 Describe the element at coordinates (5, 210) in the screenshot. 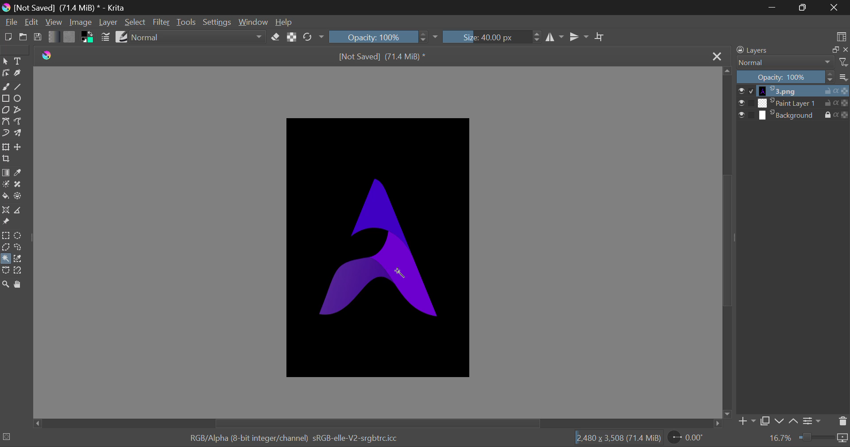

I see `Assistant Tool` at that location.